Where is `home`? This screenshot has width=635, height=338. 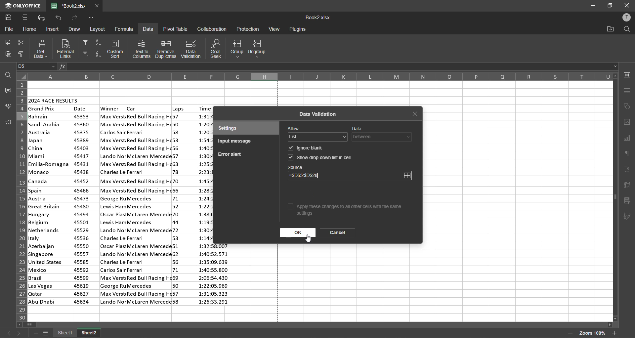 home is located at coordinates (30, 30).